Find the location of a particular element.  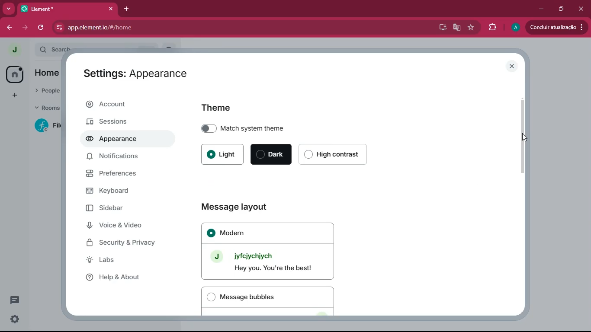

Cursor is located at coordinates (523, 137).